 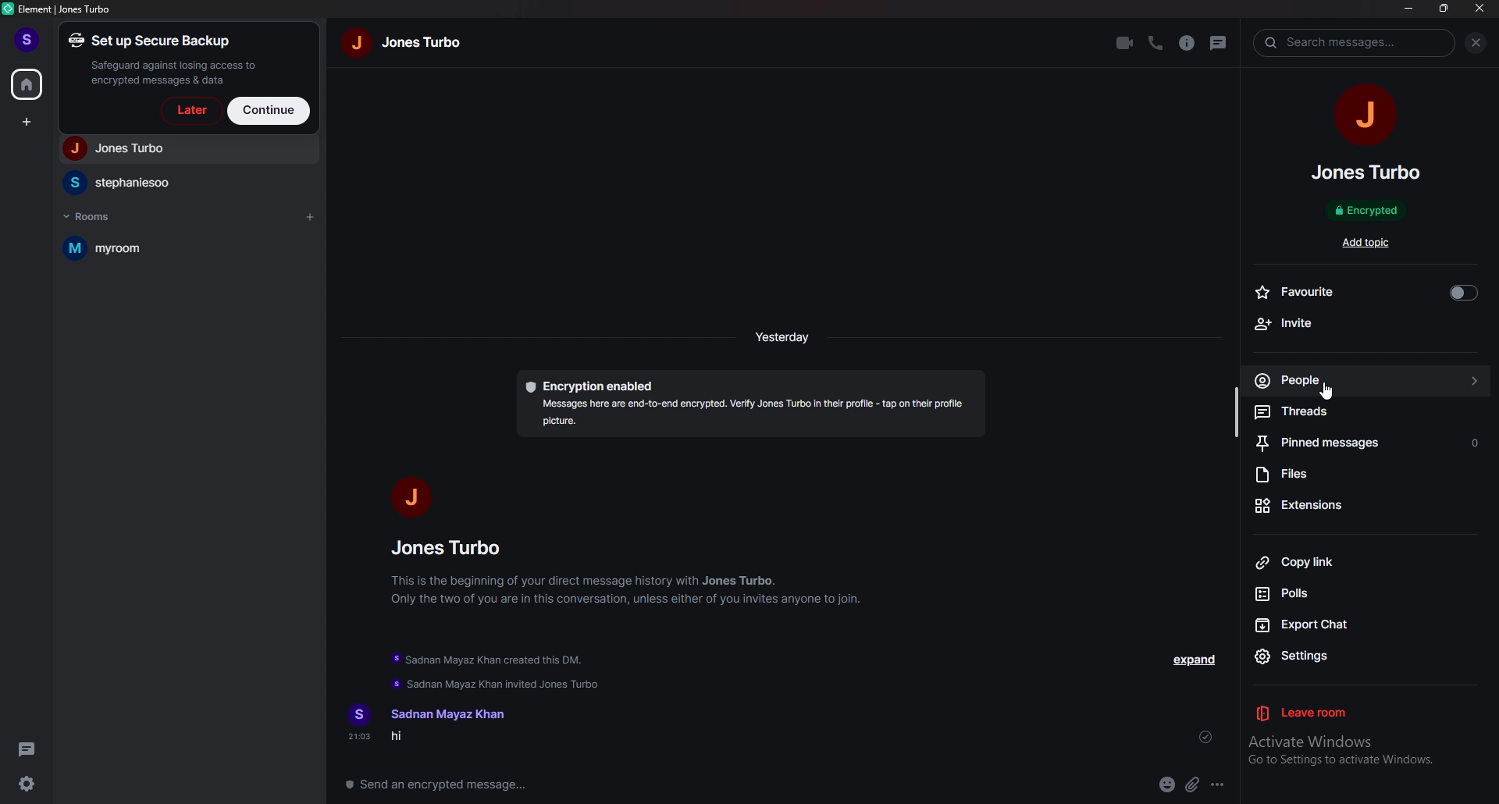 I want to click on name, so click(x=445, y=714).